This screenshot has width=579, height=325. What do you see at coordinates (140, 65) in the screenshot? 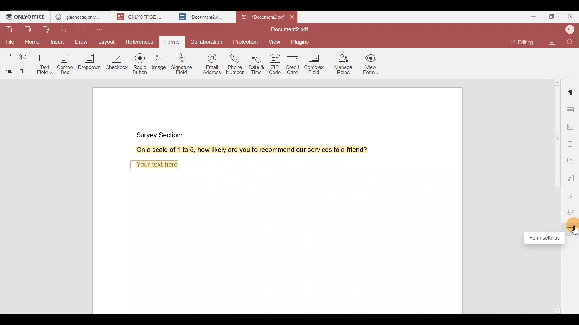
I see `Radio` at bounding box center [140, 65].